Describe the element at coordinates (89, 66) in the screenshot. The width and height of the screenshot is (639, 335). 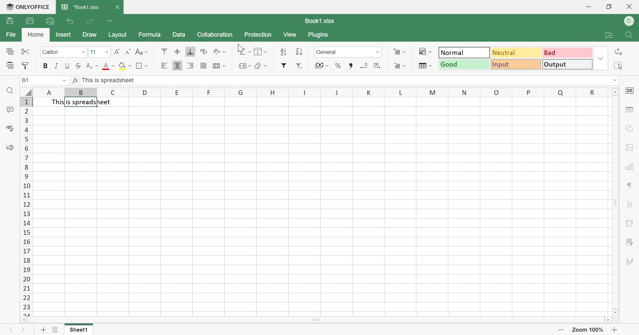
I see `Superscript/Subscript` at that location.